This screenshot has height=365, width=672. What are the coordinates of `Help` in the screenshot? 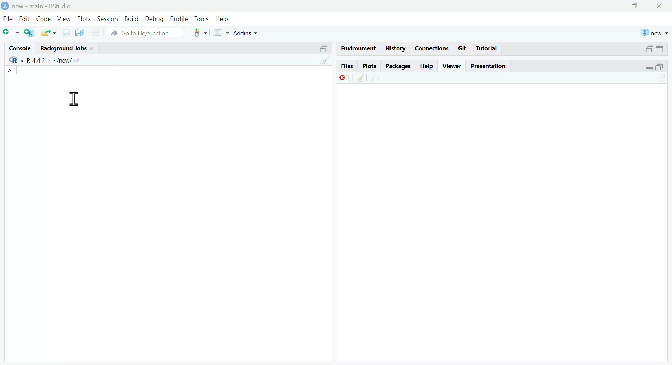 It's located at (224, 19).